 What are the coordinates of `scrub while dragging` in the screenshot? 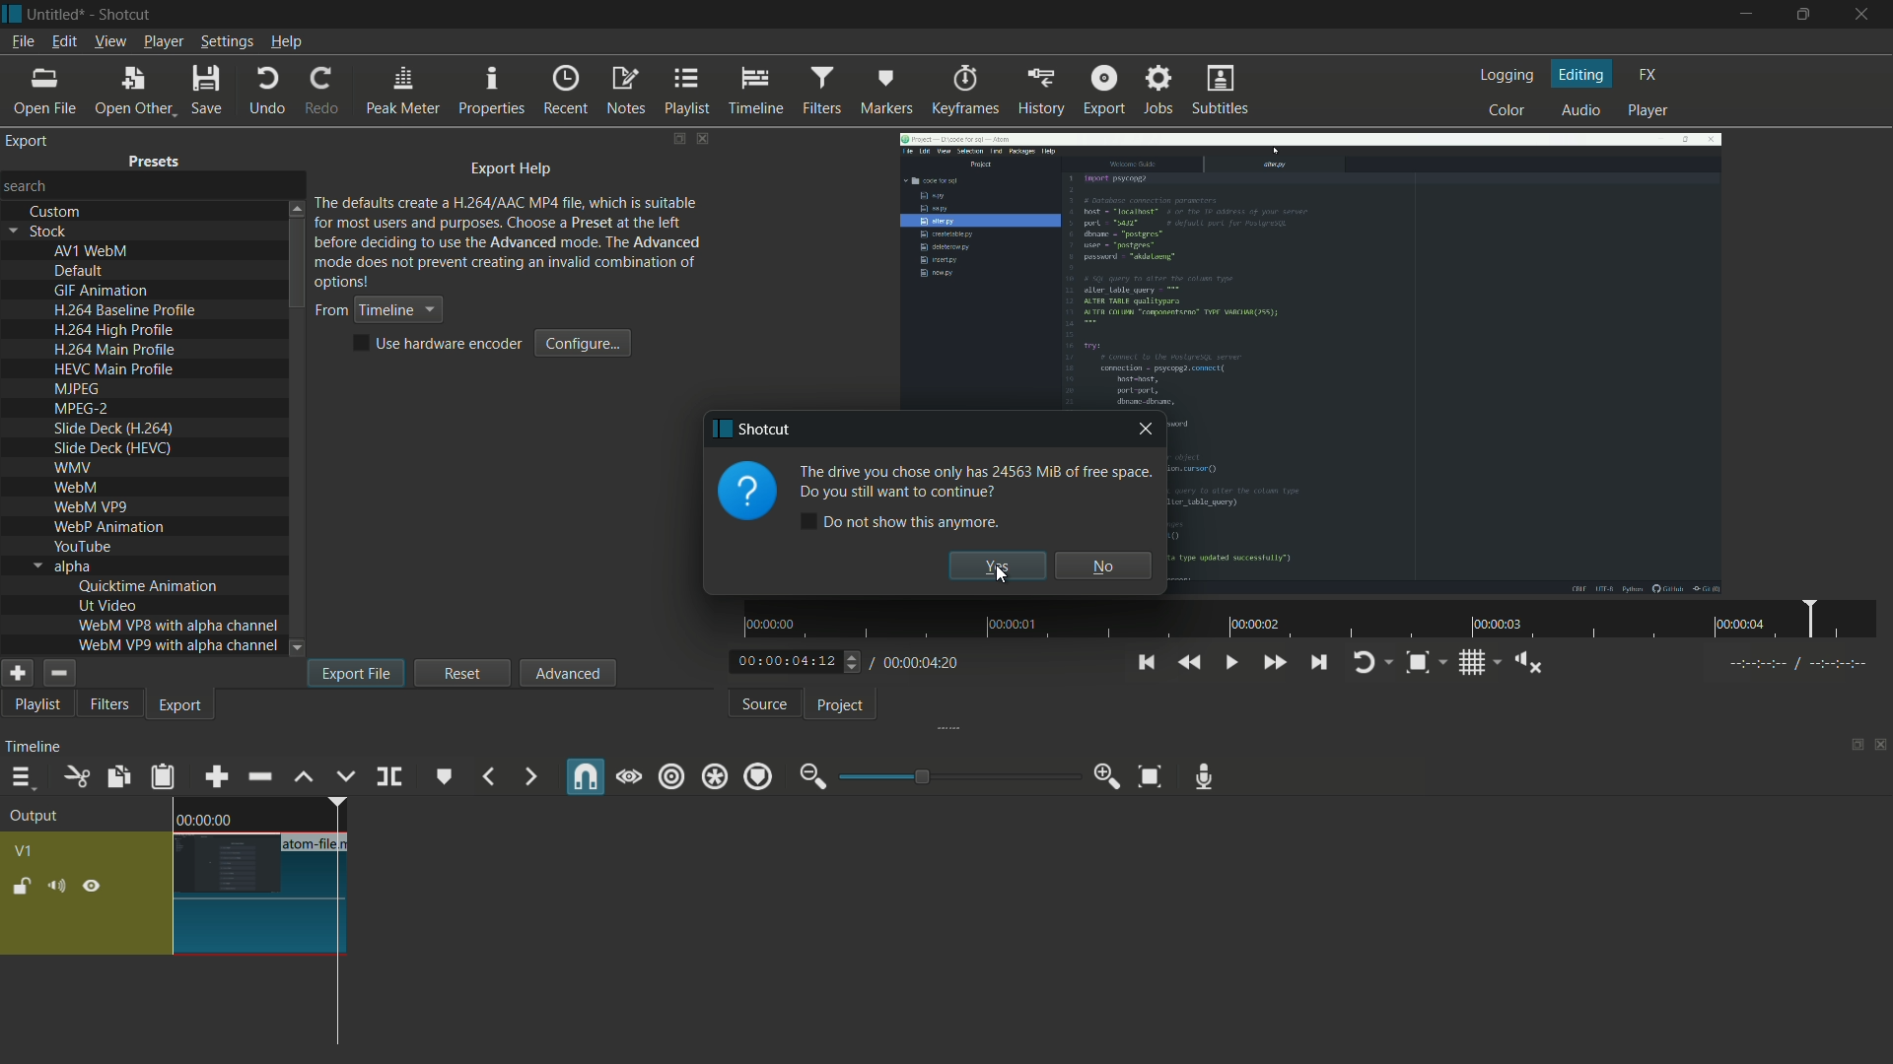 It's located at (630, 778).